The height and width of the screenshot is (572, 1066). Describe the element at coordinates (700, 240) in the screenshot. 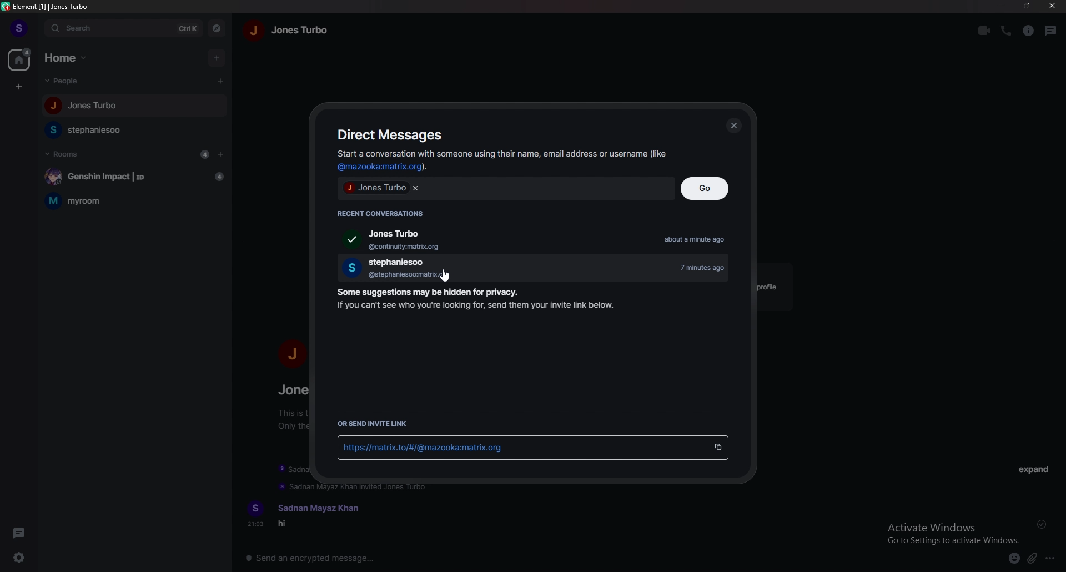

I see `about a minute ago` at that location.